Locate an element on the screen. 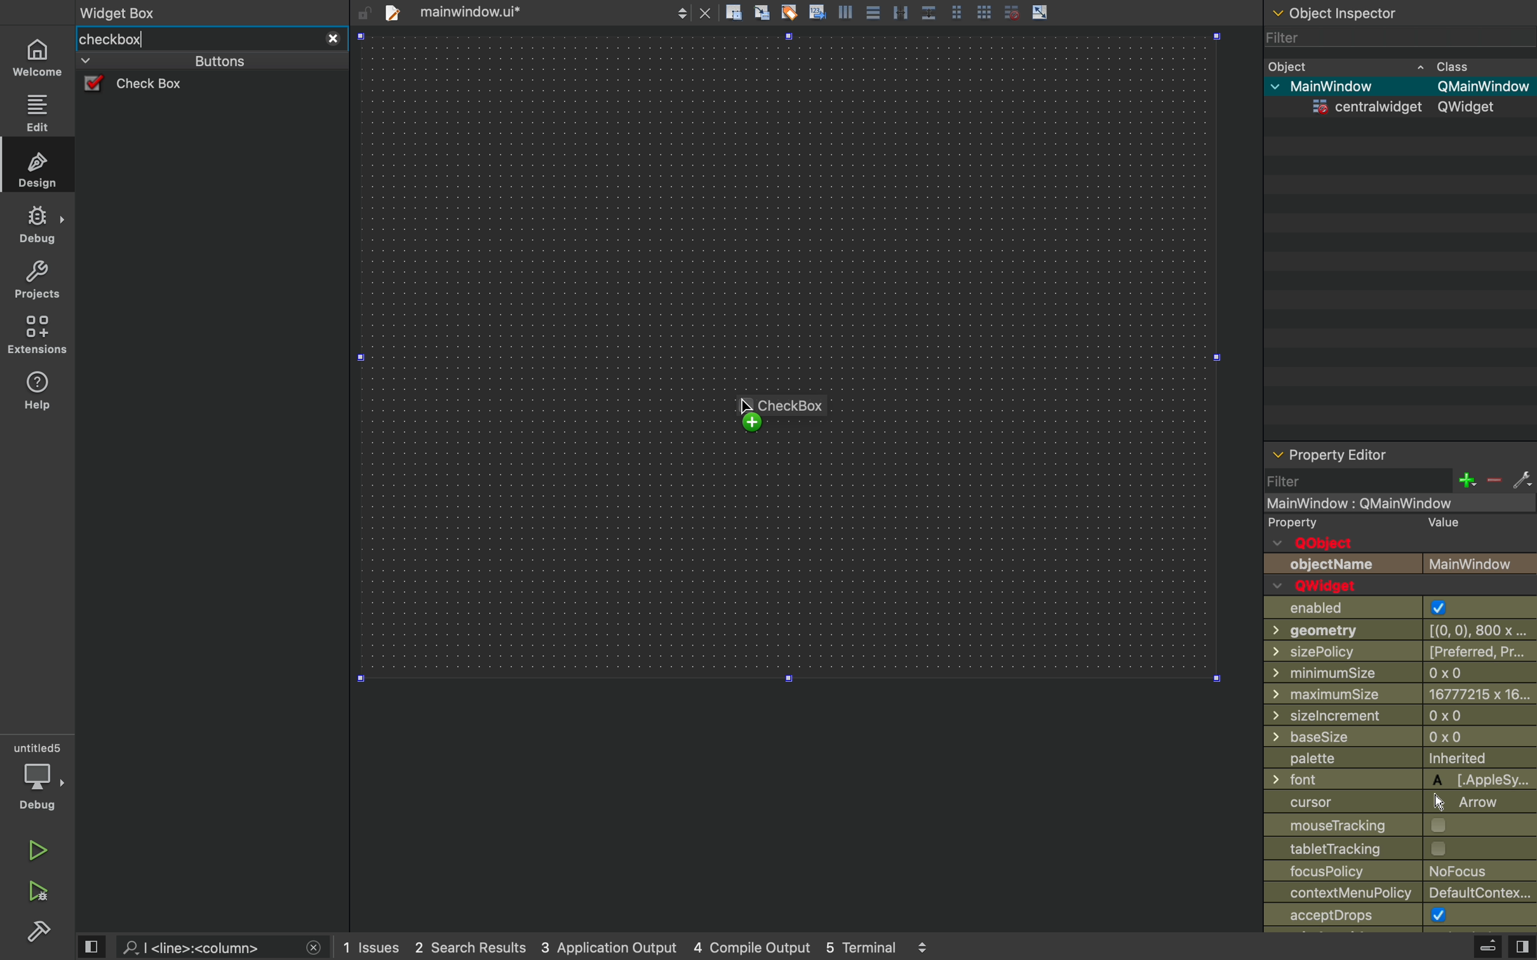  insert text is located at coordinates (816, 11).